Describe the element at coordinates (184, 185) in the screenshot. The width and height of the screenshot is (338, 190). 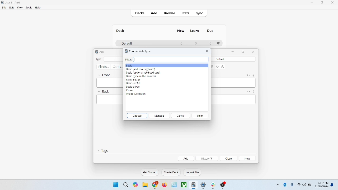
I see `x-box` at that location.